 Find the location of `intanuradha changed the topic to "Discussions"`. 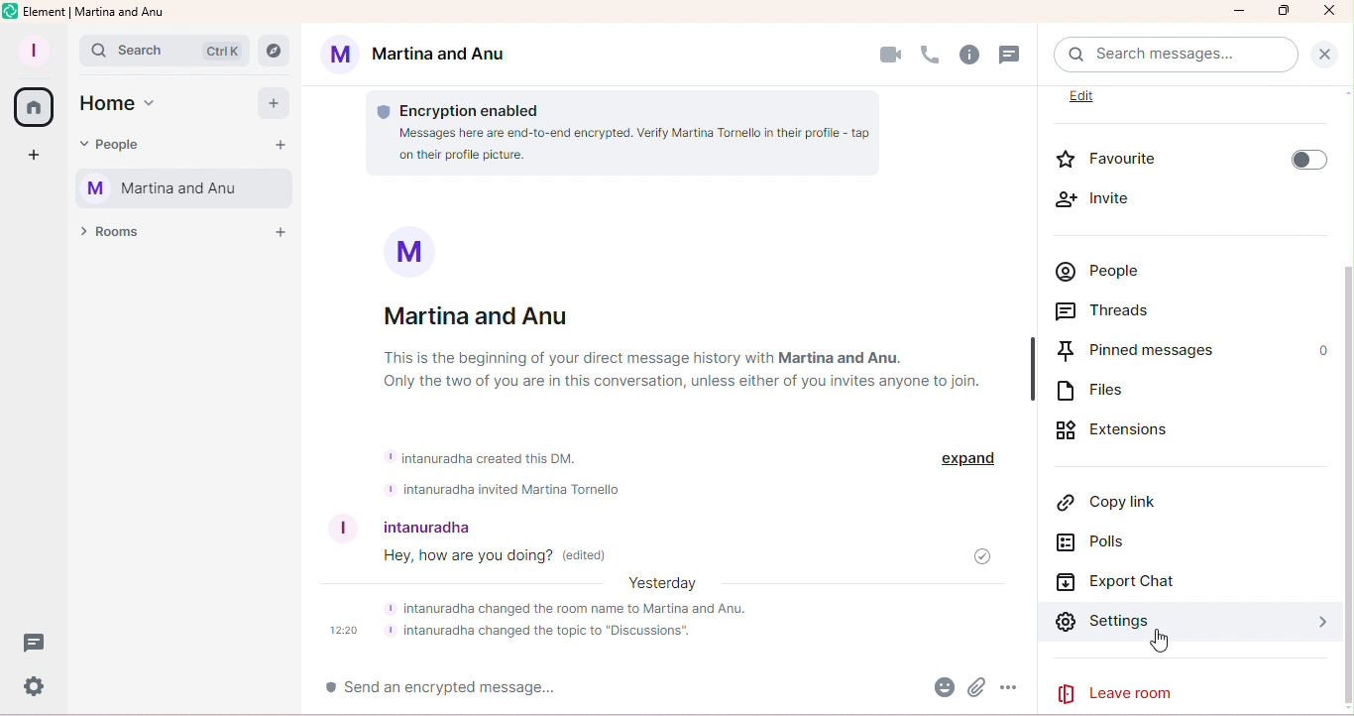

intanuradha changed the topic to "Discussions" is located at coordinates (544, 633).